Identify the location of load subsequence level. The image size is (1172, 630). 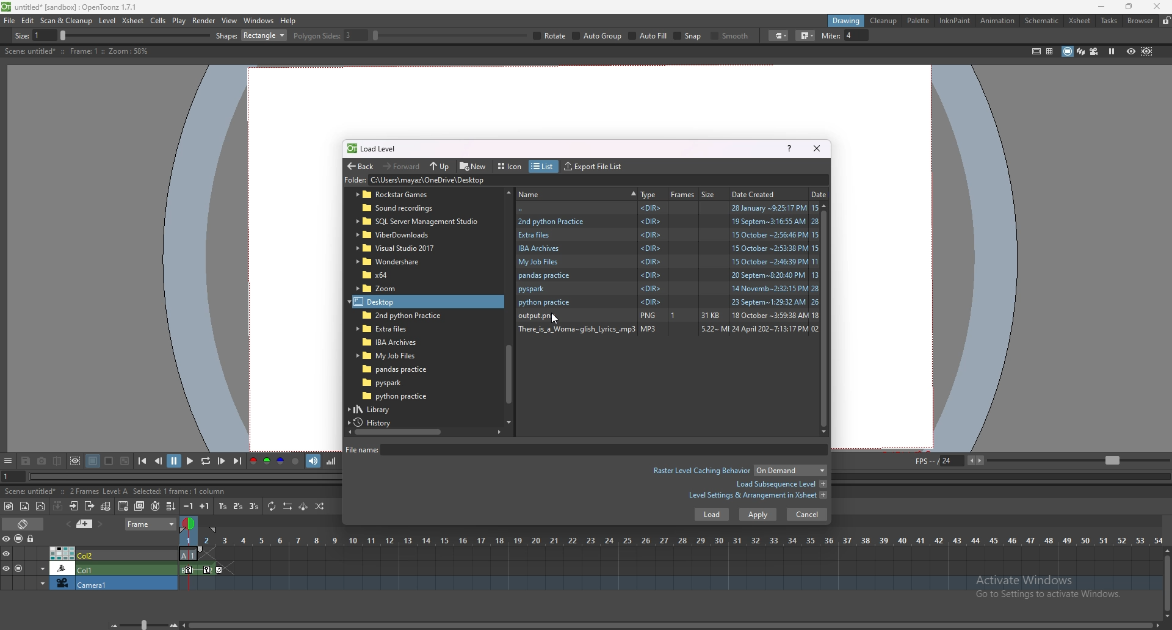
(781, 484).